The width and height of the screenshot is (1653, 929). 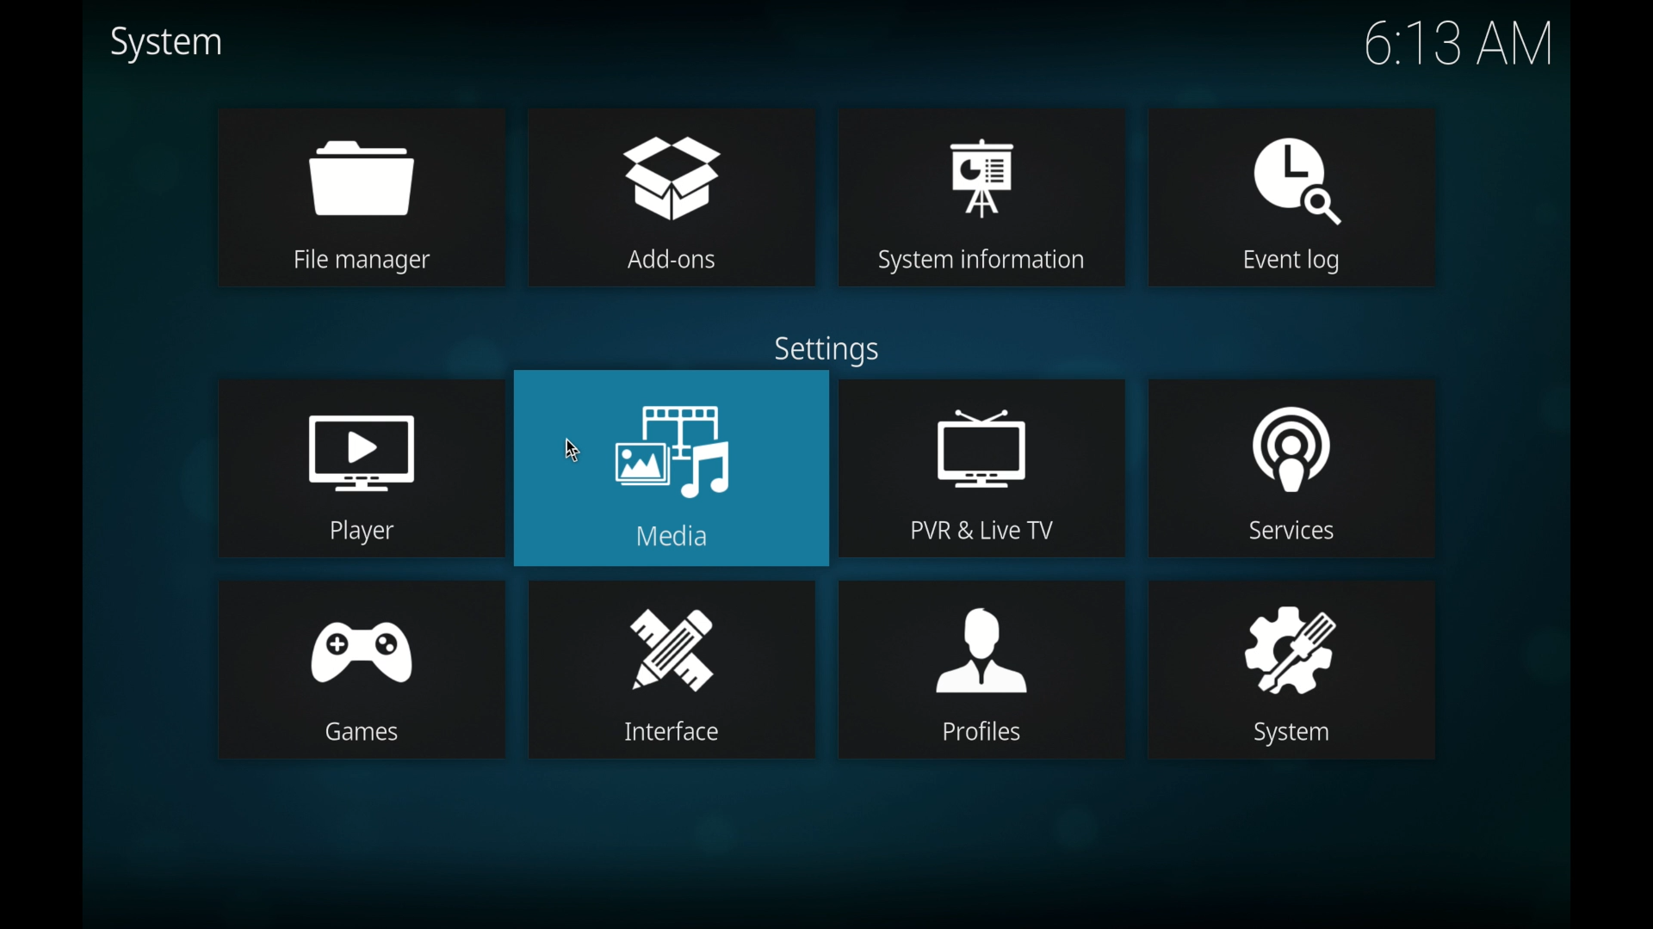 What do you see at coordinates (672, 470) in the screenshot?
I see `media` at bounding box center [672, 470].